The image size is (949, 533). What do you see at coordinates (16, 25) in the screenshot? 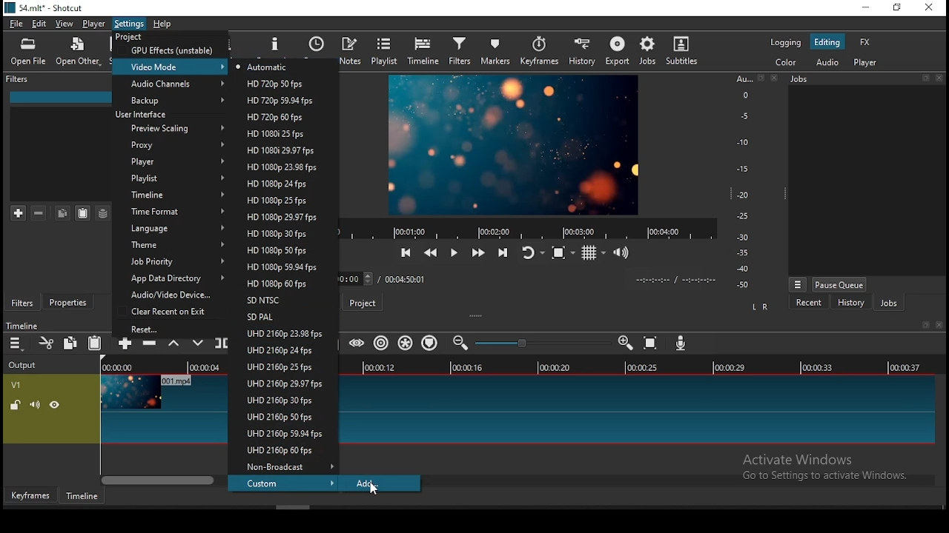
I see `file` at bounding box center [16, 25].